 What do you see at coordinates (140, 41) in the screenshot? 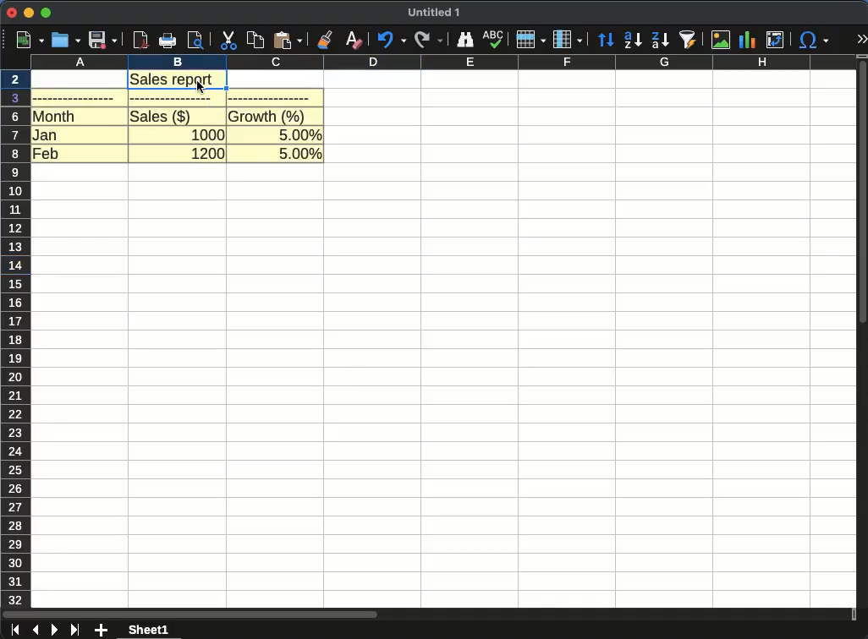
I see `pdf viewer` at bounding box center [140, 41].